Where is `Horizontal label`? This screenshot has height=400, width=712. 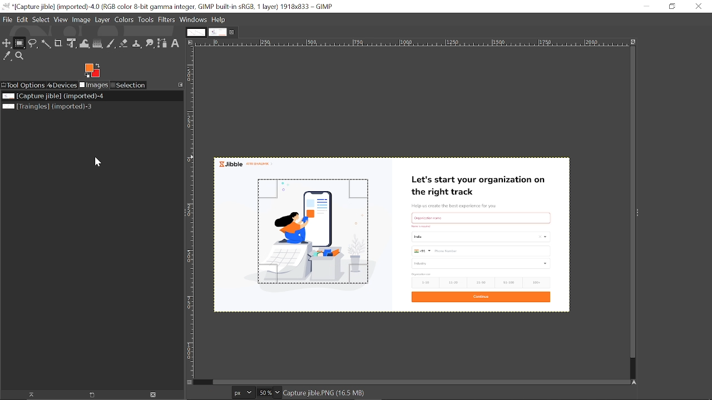
Horizontal label is located at coordinates (360, 43).